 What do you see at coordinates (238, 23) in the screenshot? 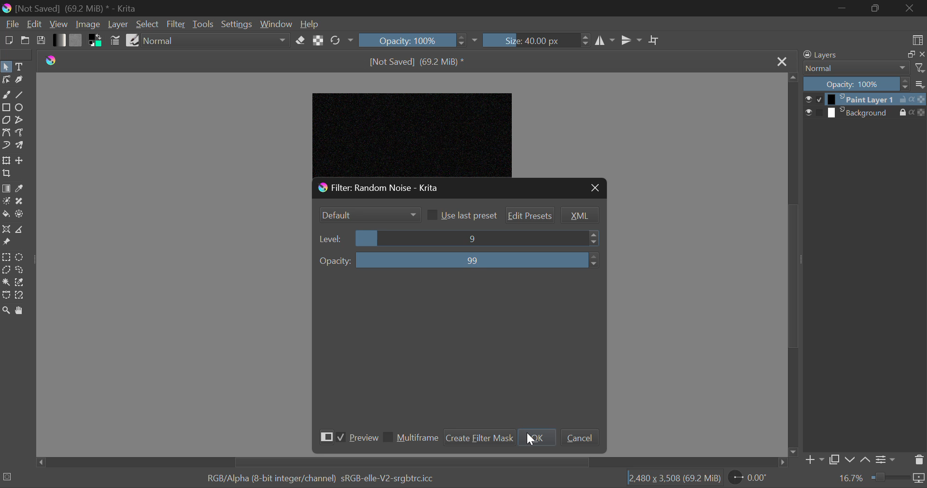
I see `Settings` at bounding box center [238, 23].